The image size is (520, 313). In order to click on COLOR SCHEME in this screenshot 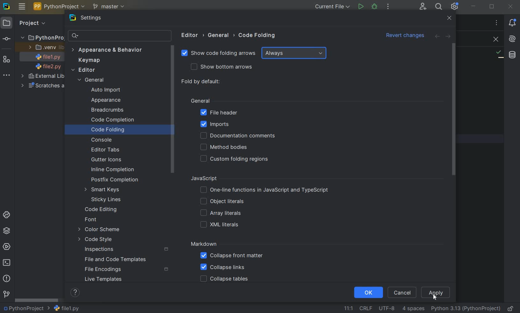, I will do `click(100, 230)`.